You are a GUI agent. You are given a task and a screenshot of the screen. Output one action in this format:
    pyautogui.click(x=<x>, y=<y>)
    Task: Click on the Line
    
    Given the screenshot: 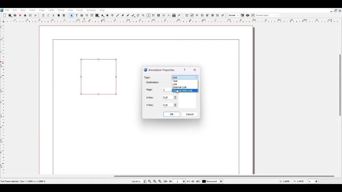 What is the action you would take?
    pyautogui.click(x=118, y=15)
    